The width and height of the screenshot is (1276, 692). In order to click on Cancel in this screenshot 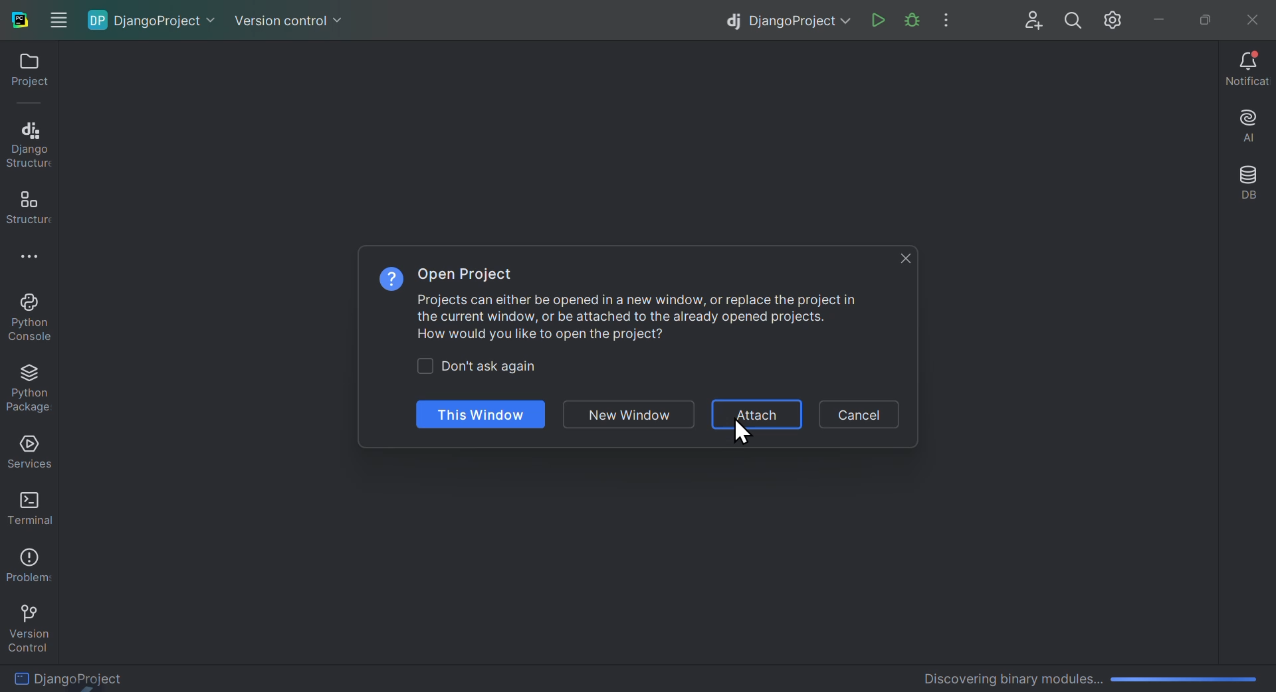, I will do `click(863, 413)`.